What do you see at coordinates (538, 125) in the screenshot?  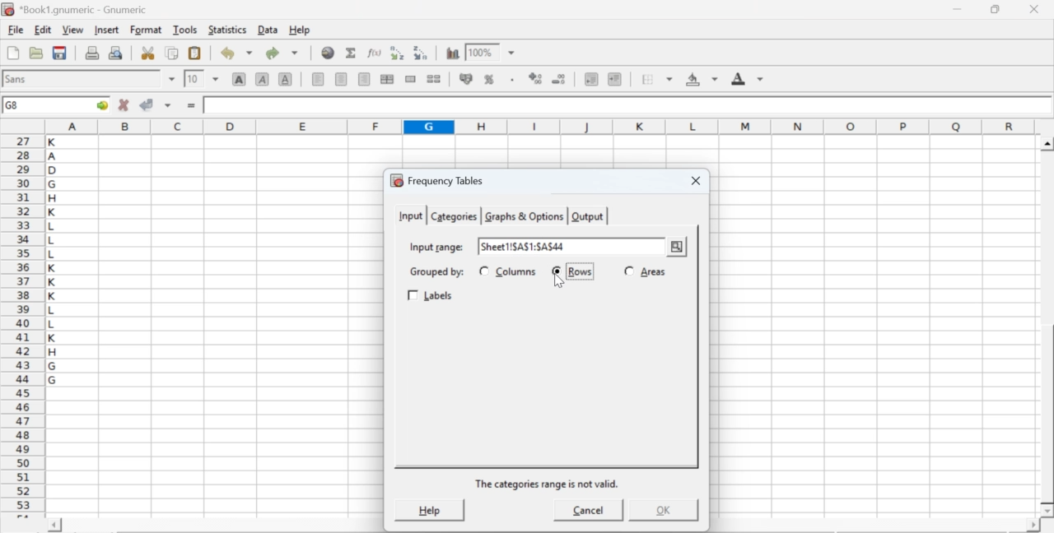 I see `column names` at bounding box center [538, 125].